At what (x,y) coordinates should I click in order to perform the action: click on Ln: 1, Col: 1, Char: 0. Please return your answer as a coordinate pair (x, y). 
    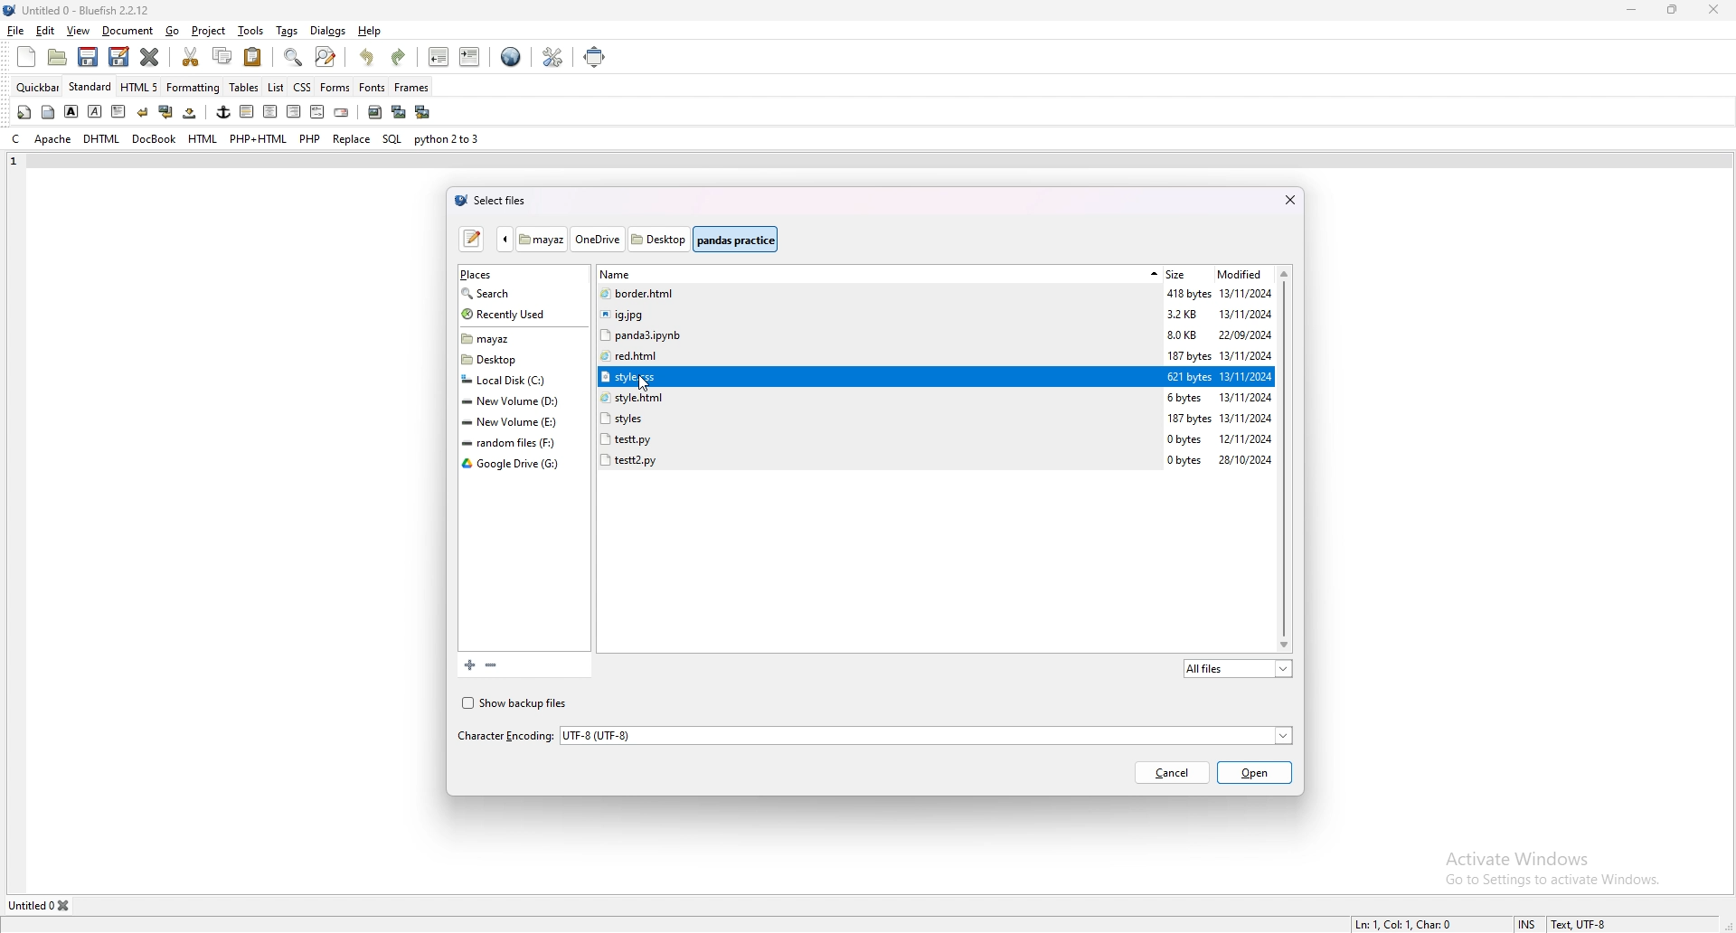
    Looking at the image, I should click on (1407, 924).